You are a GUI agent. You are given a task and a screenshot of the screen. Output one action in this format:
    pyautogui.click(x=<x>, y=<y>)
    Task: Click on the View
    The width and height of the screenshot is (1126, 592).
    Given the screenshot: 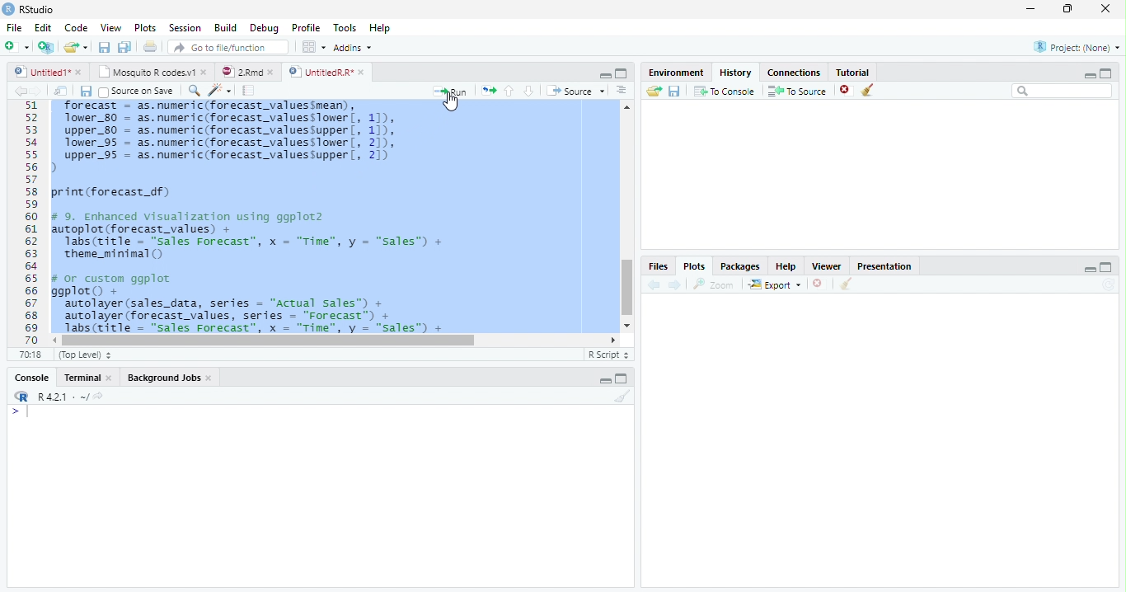 What is the action you would take?
    pyautogui.click(x=110, y=28)
    